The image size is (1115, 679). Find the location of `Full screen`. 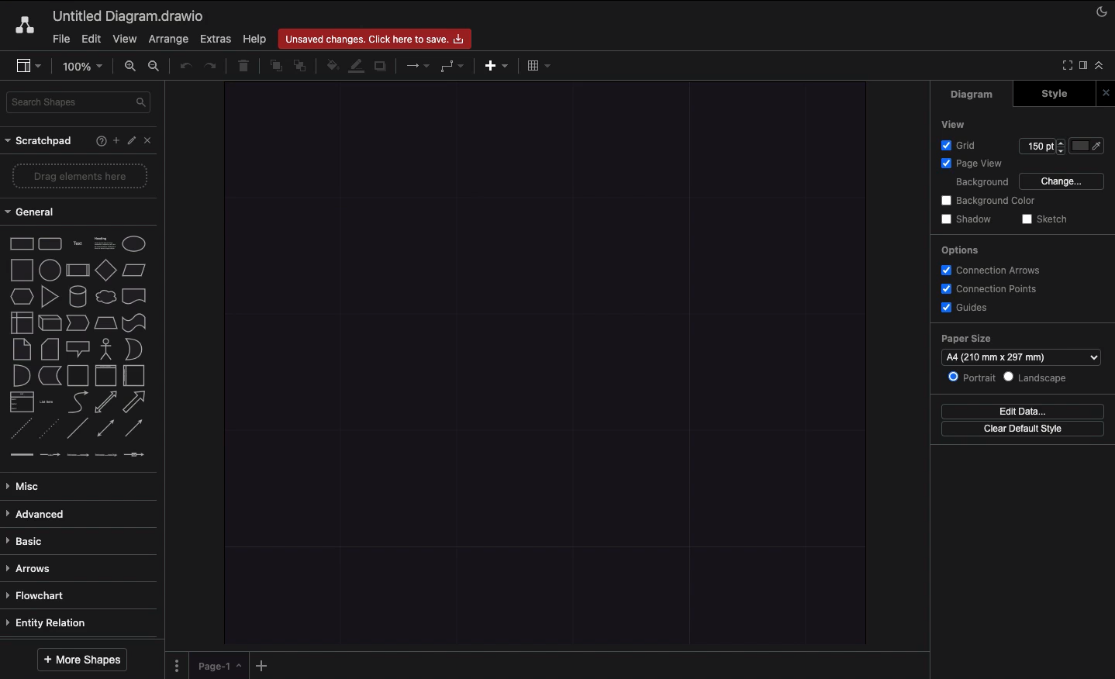

Full screen is located at coordinates (1066, 64).